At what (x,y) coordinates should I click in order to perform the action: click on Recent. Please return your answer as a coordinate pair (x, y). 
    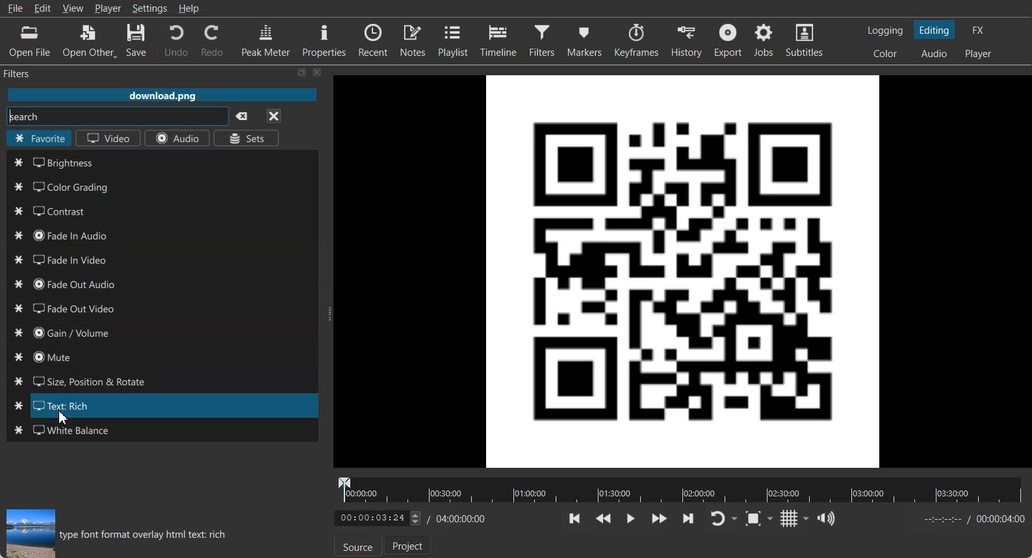
    Looking at the image, I should click on (373, 39).